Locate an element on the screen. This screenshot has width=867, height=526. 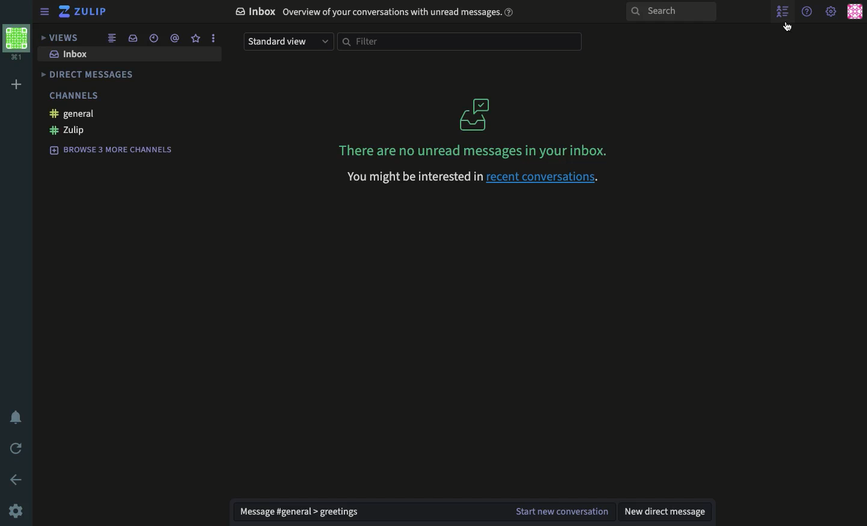
inbox  is located at coordinates (67, 55).